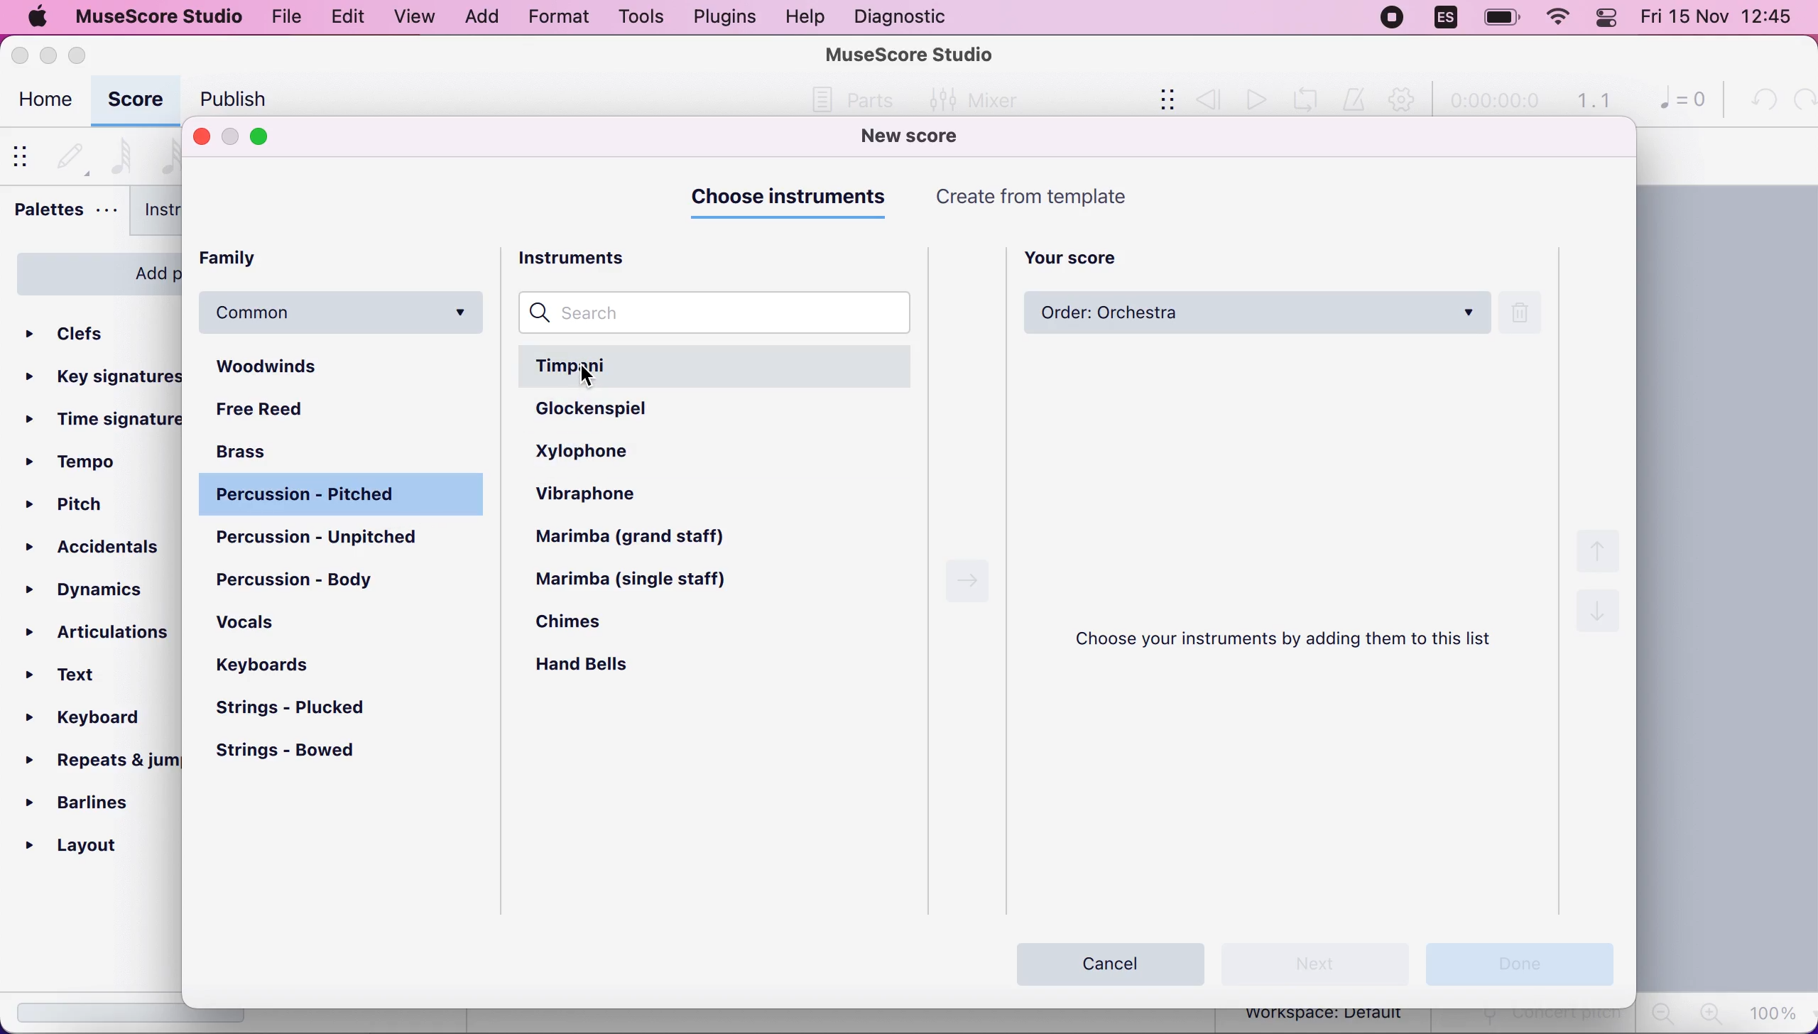 This screenshot has width=1818, height=1034. What do you see at coordinates (963, 577) in the screenshot?
I see `Right` at bounding box center [963, 577].